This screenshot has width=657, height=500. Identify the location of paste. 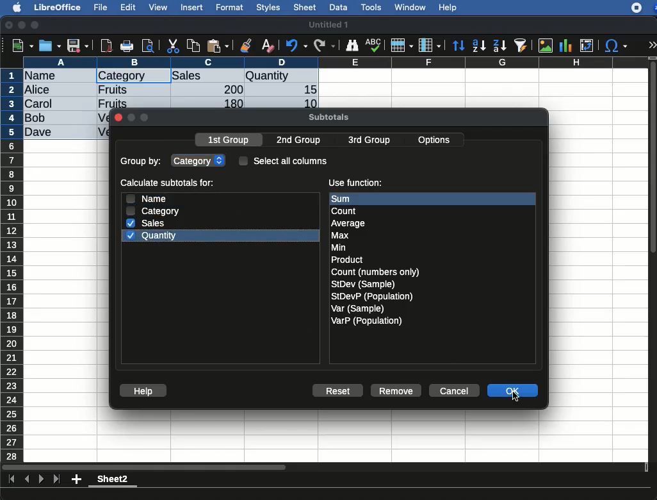
(217, 46).